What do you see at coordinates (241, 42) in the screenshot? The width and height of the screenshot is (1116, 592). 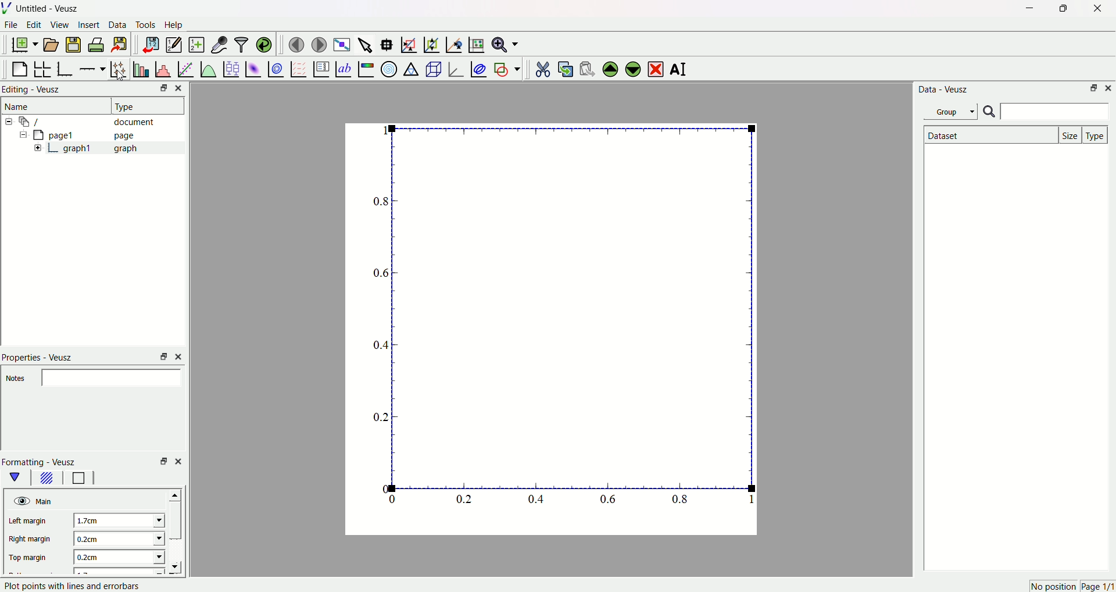 I see `filter data` at bounding box center [241, 42].